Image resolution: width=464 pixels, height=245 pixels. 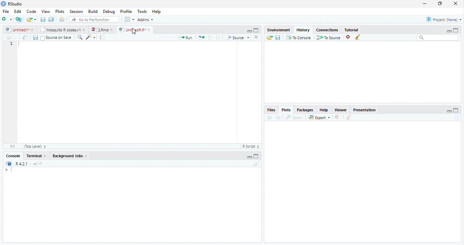 I want to click on Addins, so click(x=145, y=20).